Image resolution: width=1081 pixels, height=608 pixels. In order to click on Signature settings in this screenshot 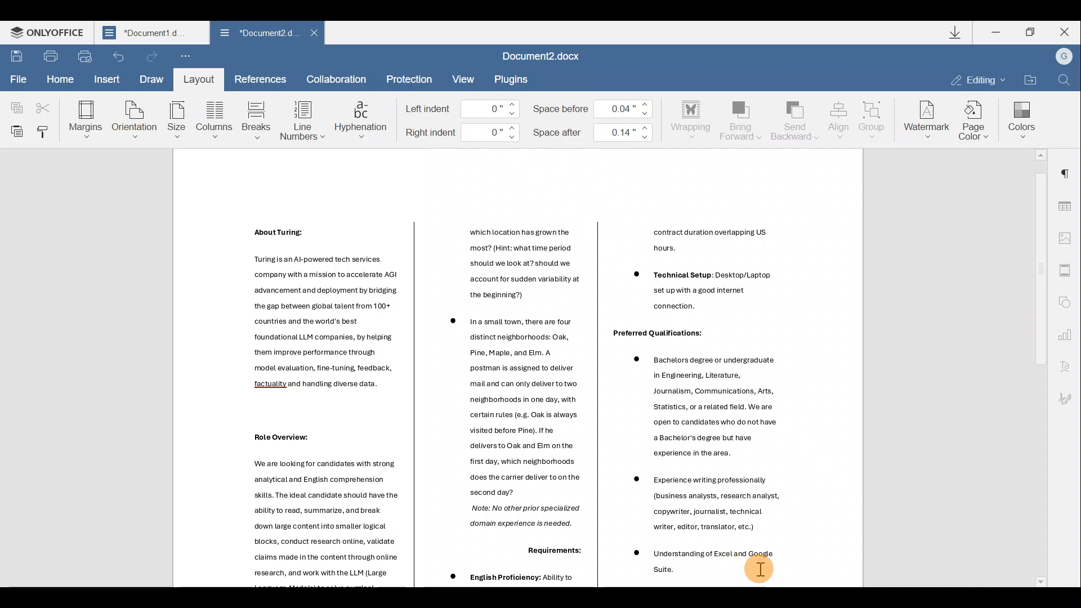, I will do `click(1070, 398)`.